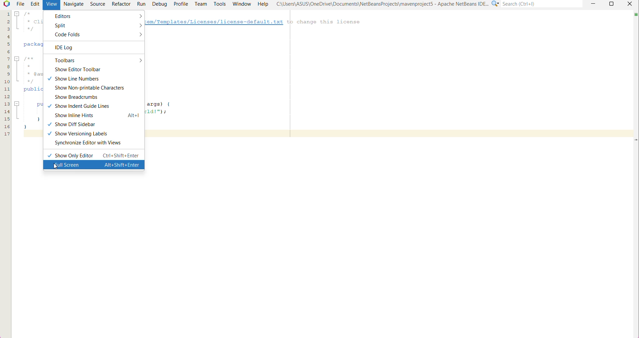 The height and width of the screenshot is (338, 639). I want to click on Help, so click(263, 4).